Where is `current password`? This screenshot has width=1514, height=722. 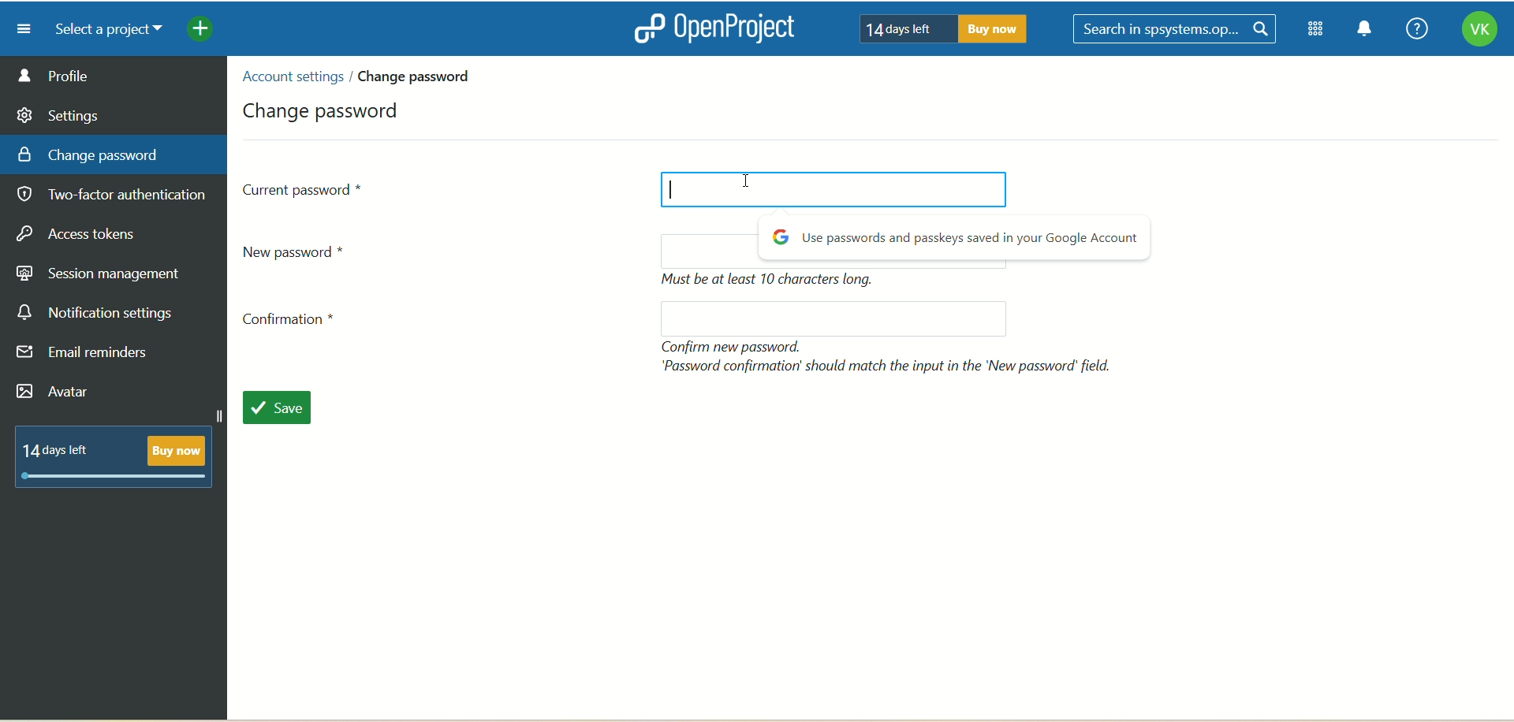 current password is located at coordinates (304, 188).